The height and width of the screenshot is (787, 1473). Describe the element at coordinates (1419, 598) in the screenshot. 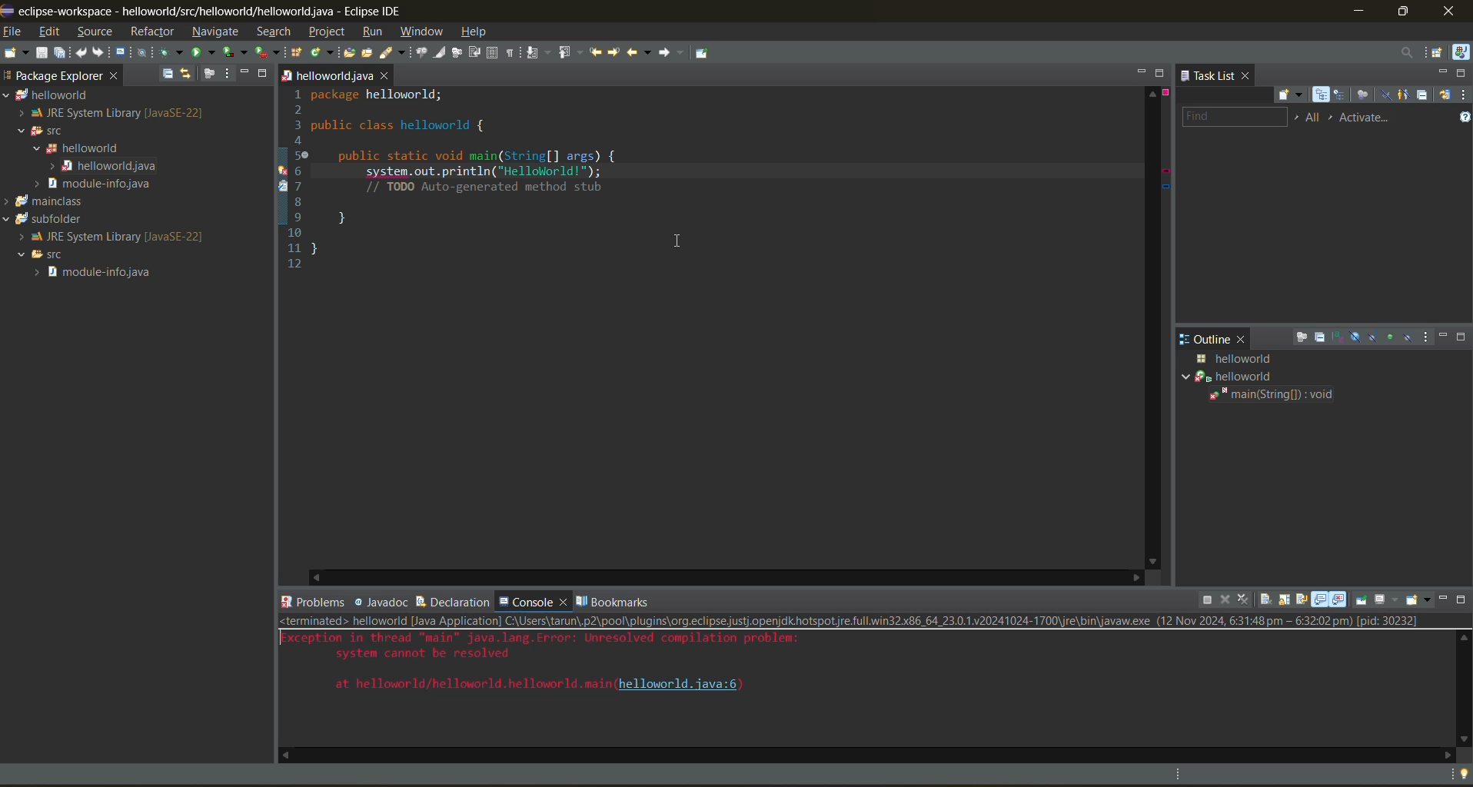

I see `open  console` at that location.